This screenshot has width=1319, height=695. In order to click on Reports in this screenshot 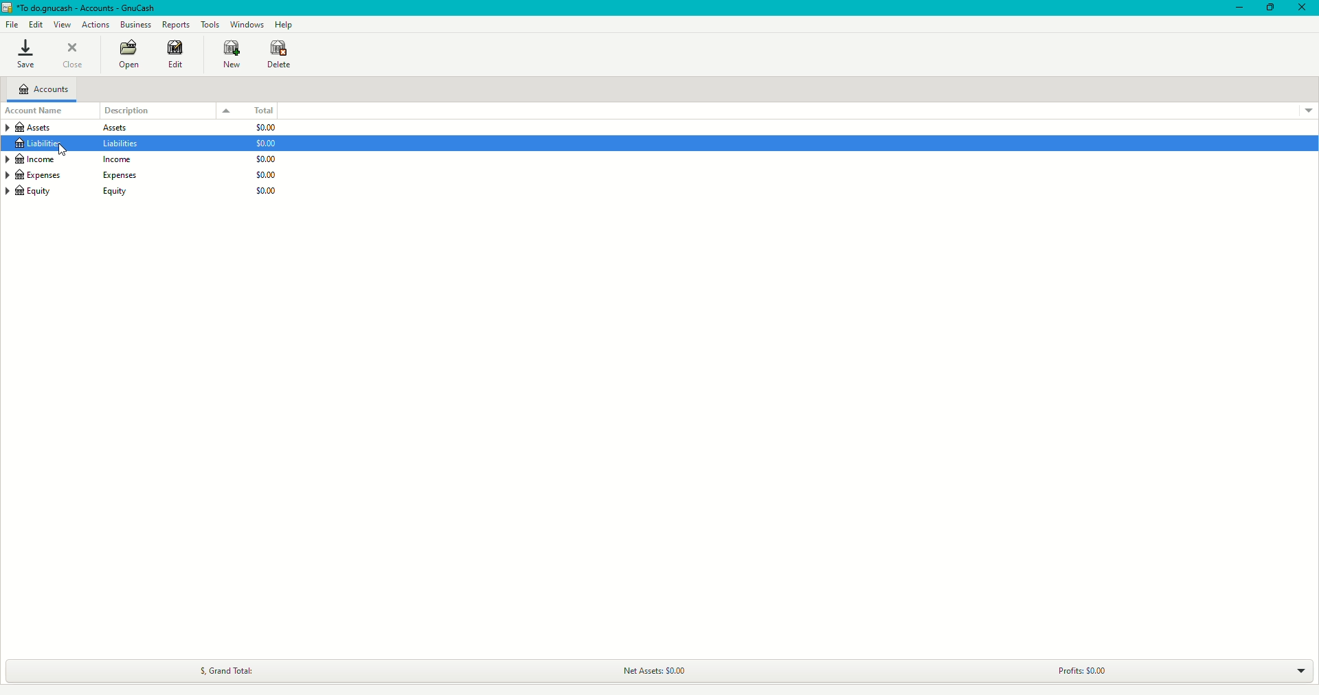, I will do `click(176, 25)`.